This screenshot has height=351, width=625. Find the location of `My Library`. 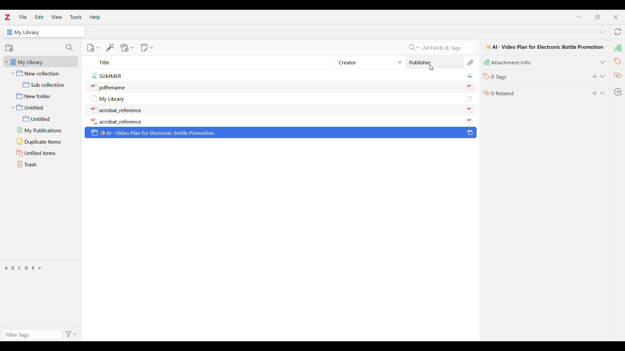

My Library is located at coordinates (111, 99).